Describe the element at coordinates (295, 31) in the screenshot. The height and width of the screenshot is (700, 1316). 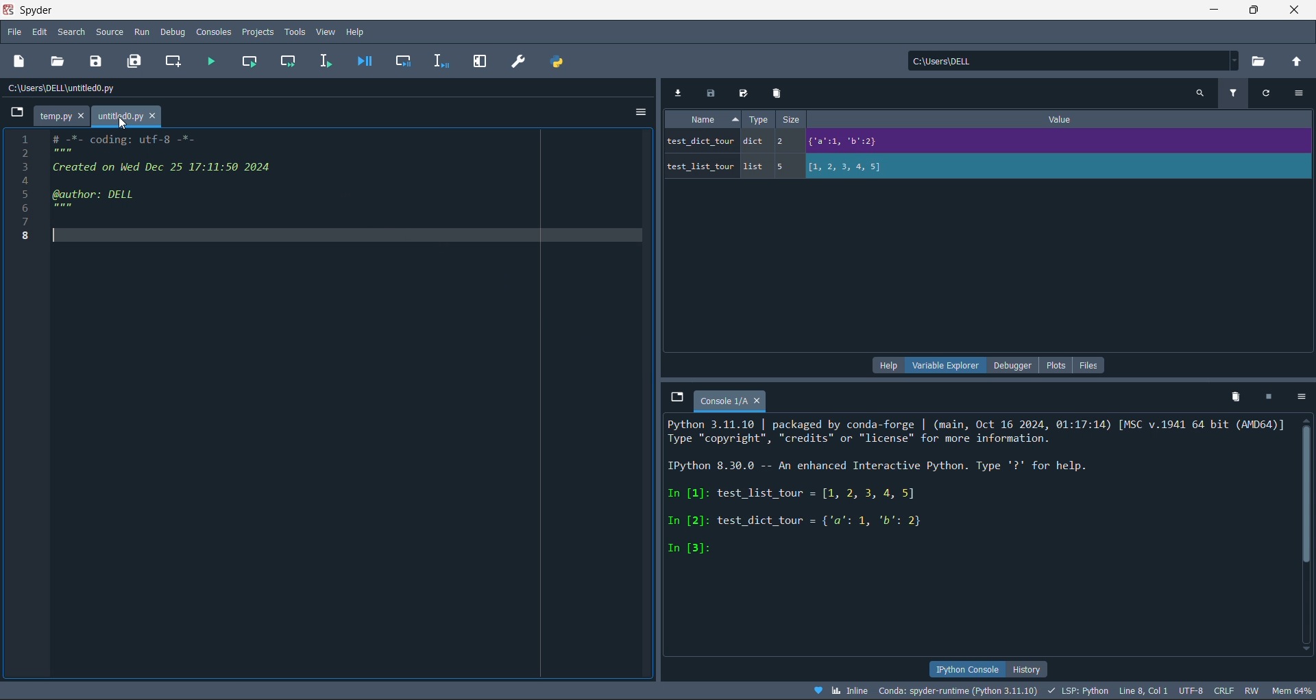
I see `tools` at that location.